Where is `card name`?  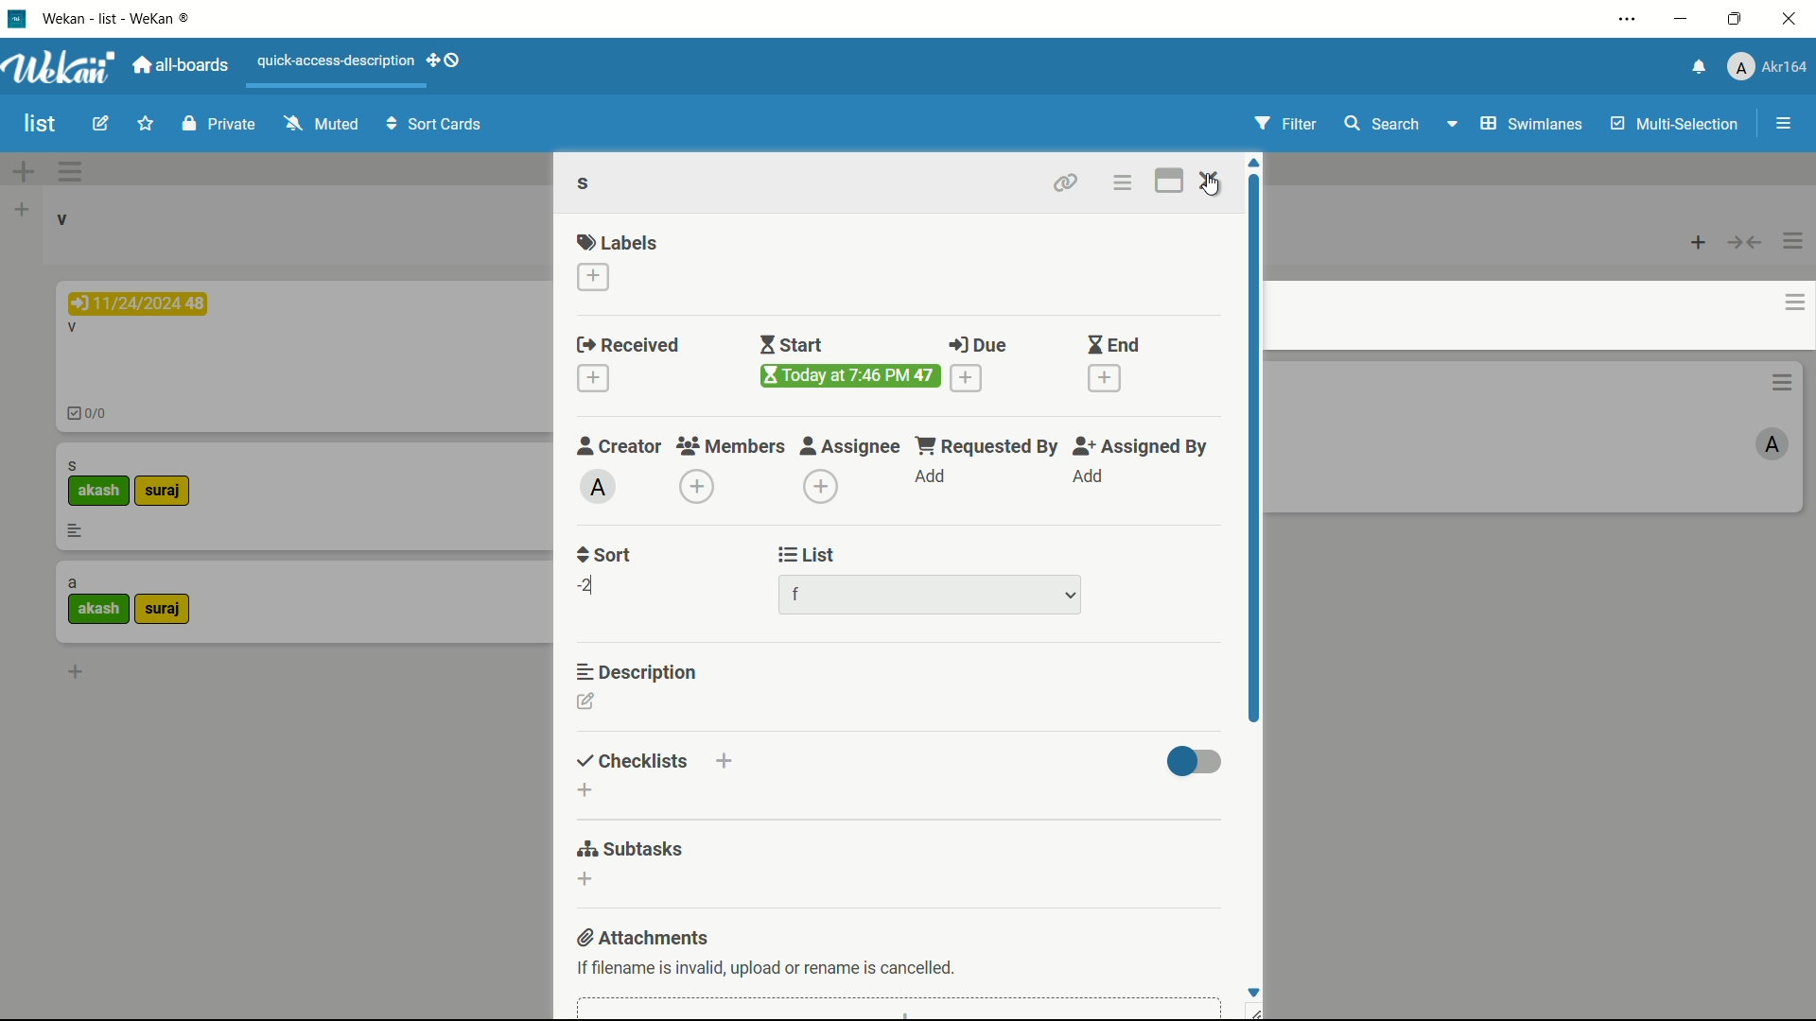
card name is located at coordinates (73, 584).